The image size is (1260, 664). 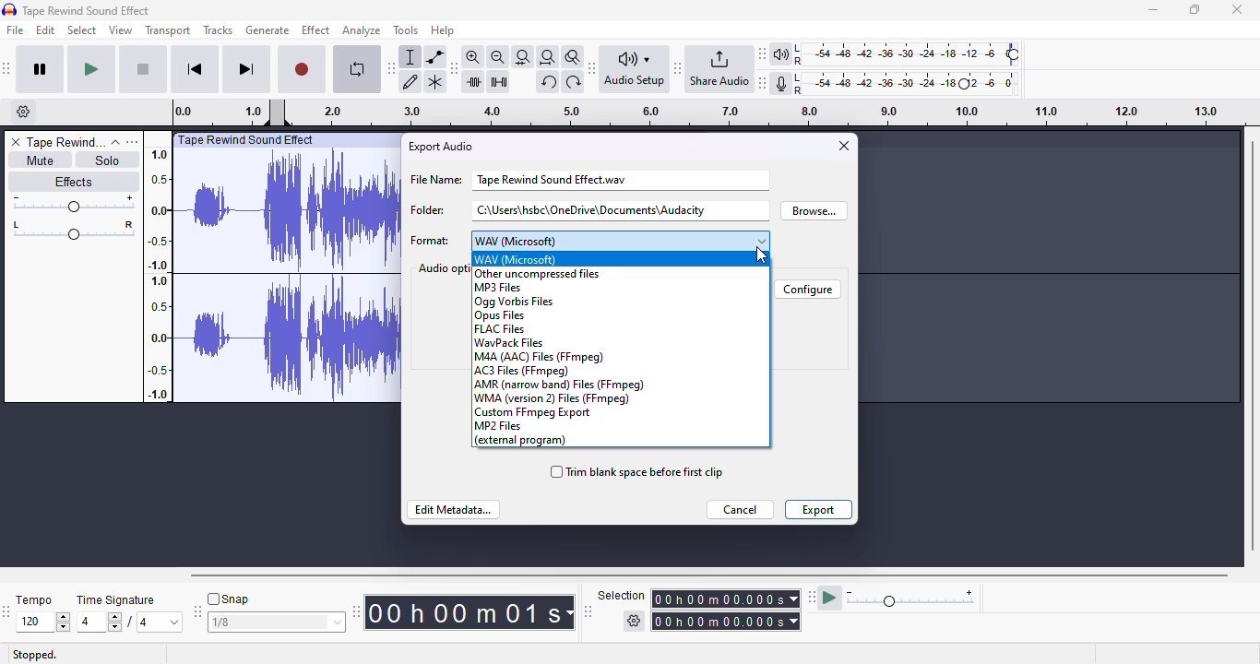 I want to click on AMR (narrow band) files (FFmpeg), so click(x=561, y=385).